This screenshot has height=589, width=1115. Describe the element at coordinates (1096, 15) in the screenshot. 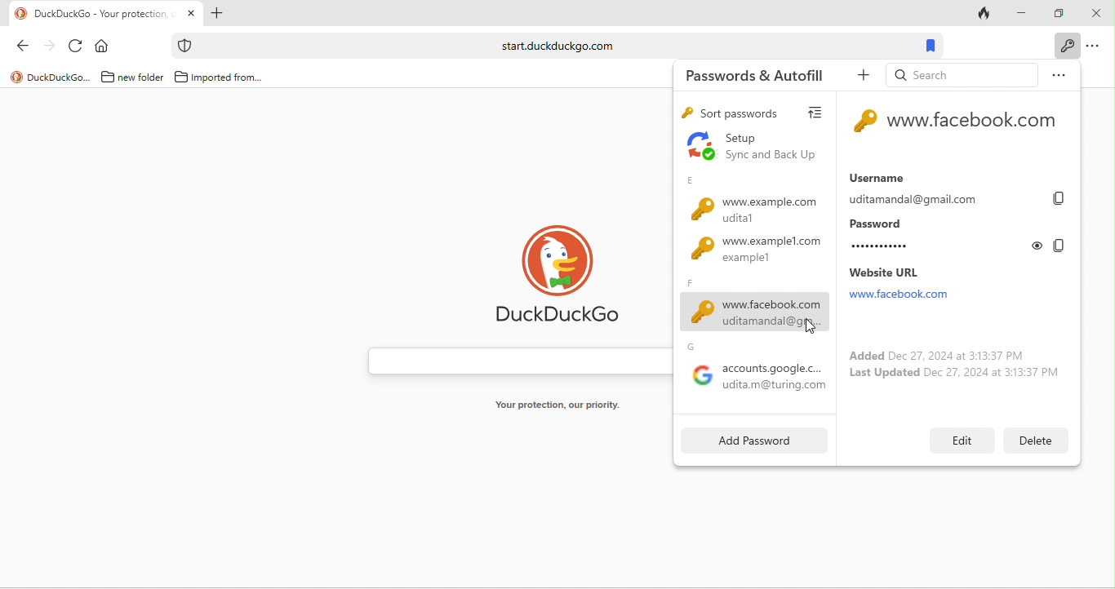

I see `close` at that location.